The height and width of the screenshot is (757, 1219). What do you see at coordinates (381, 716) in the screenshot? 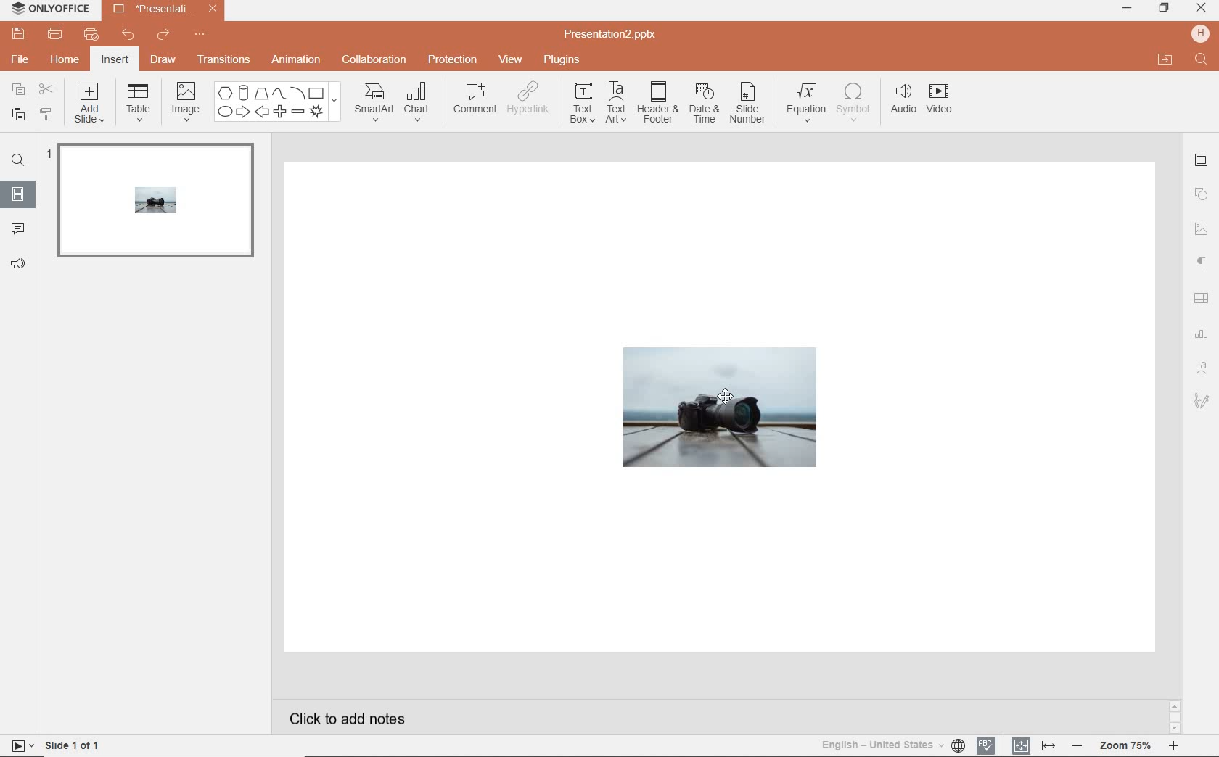
I see `click to add notes` at bounding box center [381, 716].